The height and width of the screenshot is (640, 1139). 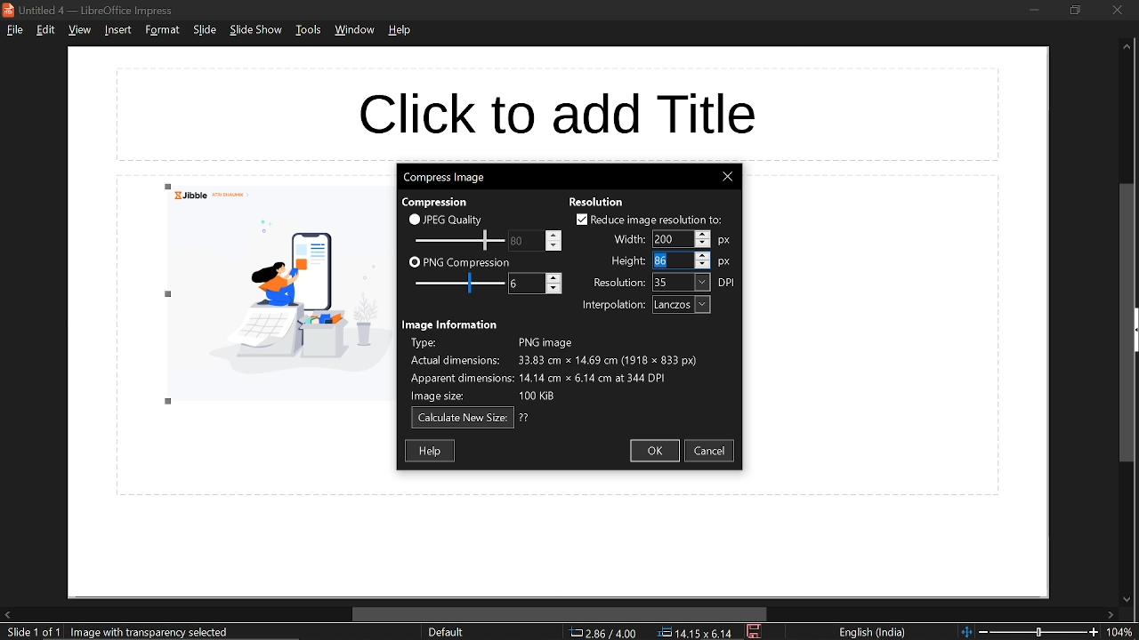 What do you see at coordinates (450, 219) in the screenshot?
I see `JPEG quality` at bounding box center [450, 219].